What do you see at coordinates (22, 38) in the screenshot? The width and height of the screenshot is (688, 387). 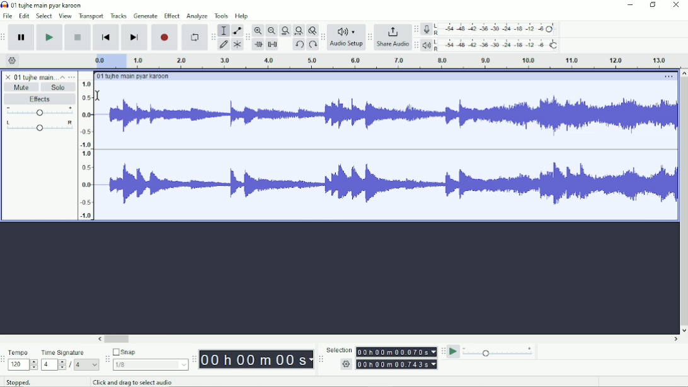 I see `Pause` at bounding box center [22, 38].